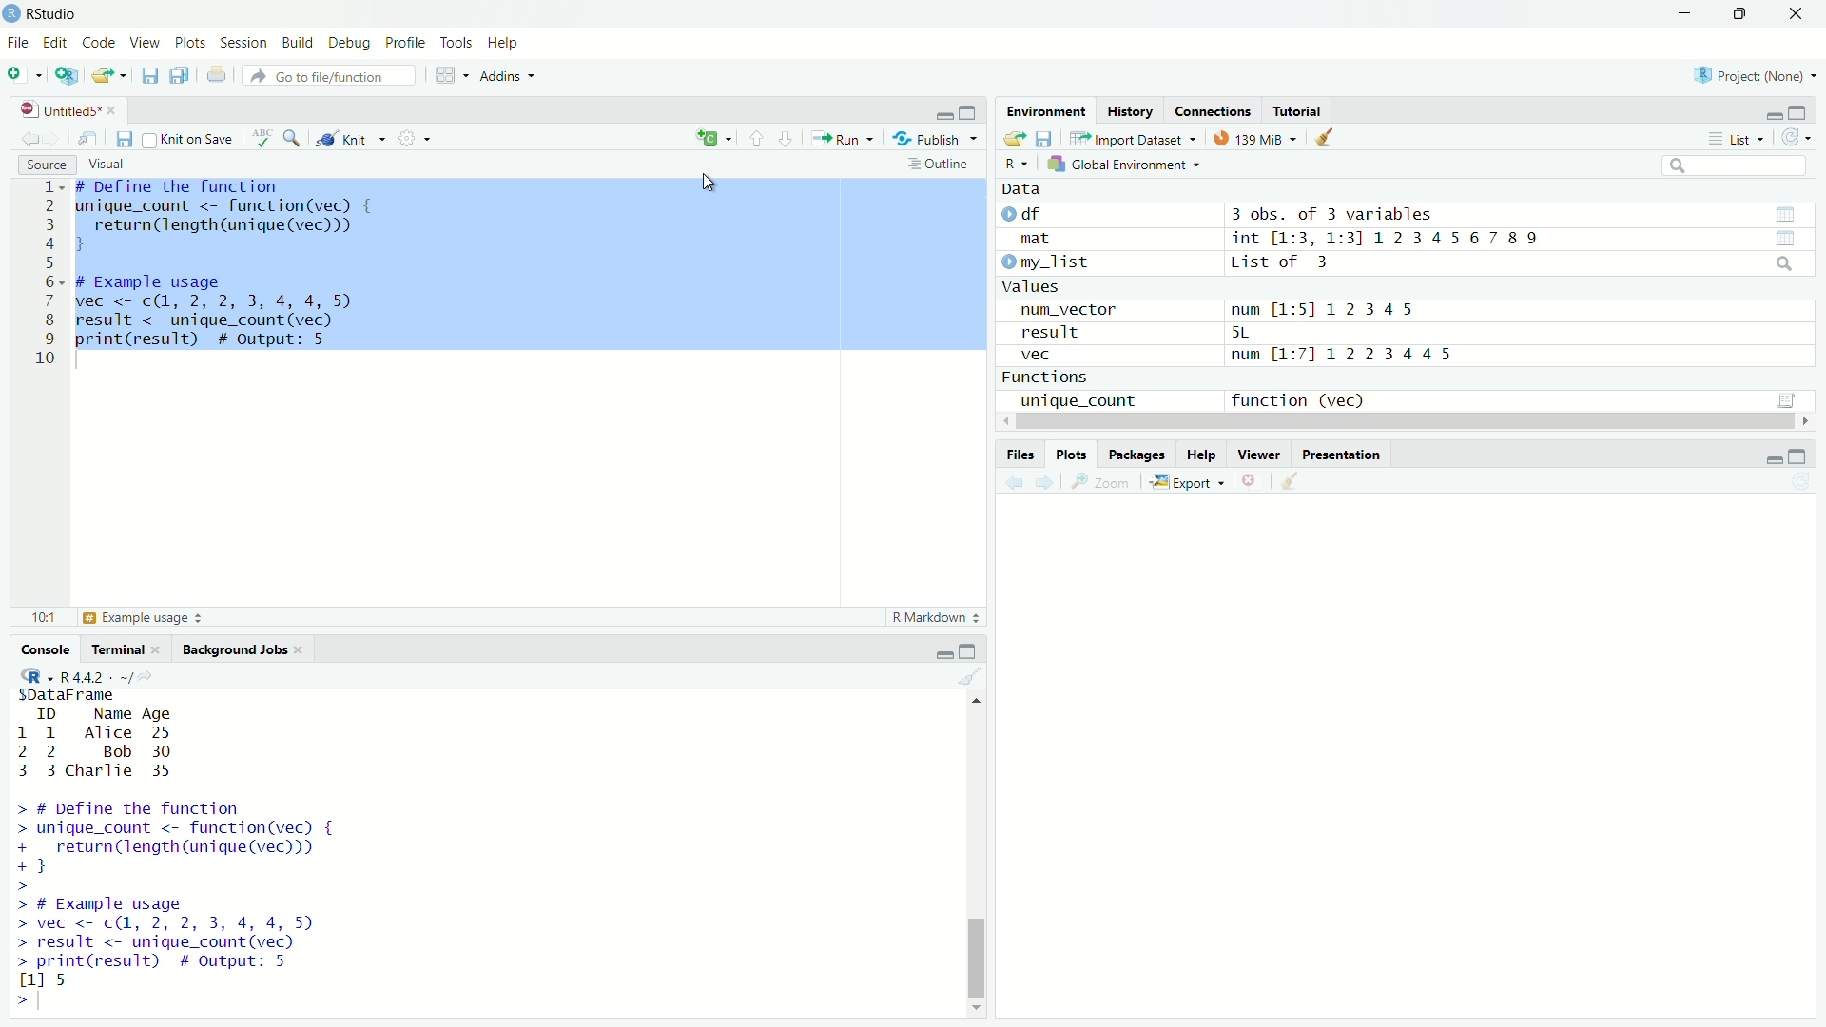  Describe the element at coordinates (244, 42) in the screenshot. I see `Session` at that location.